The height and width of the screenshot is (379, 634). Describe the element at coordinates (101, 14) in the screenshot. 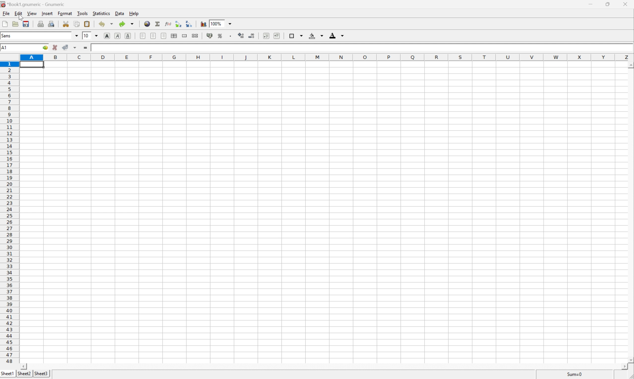

I see `statistics` at that location.